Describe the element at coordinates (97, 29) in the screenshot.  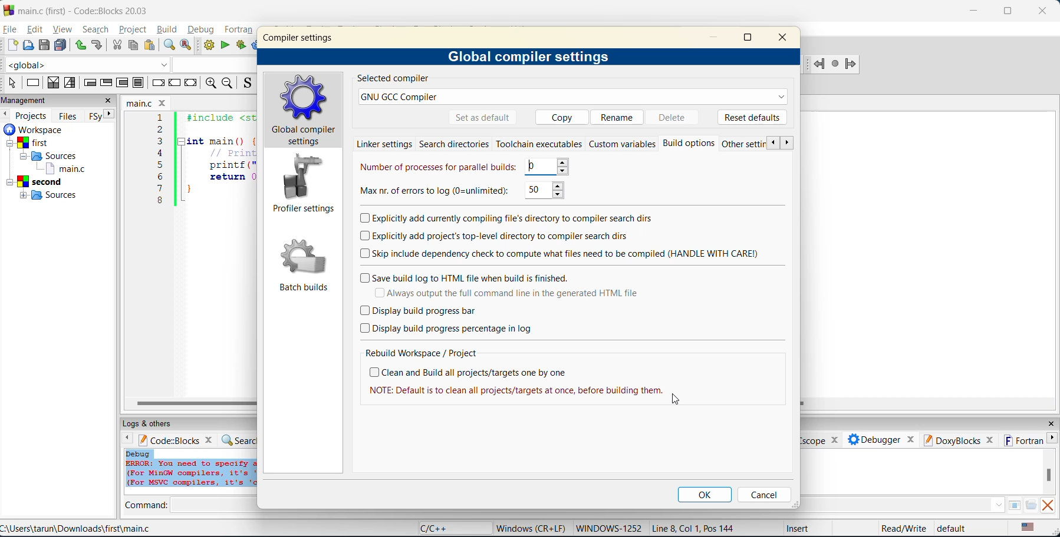
I see `search` at that location.